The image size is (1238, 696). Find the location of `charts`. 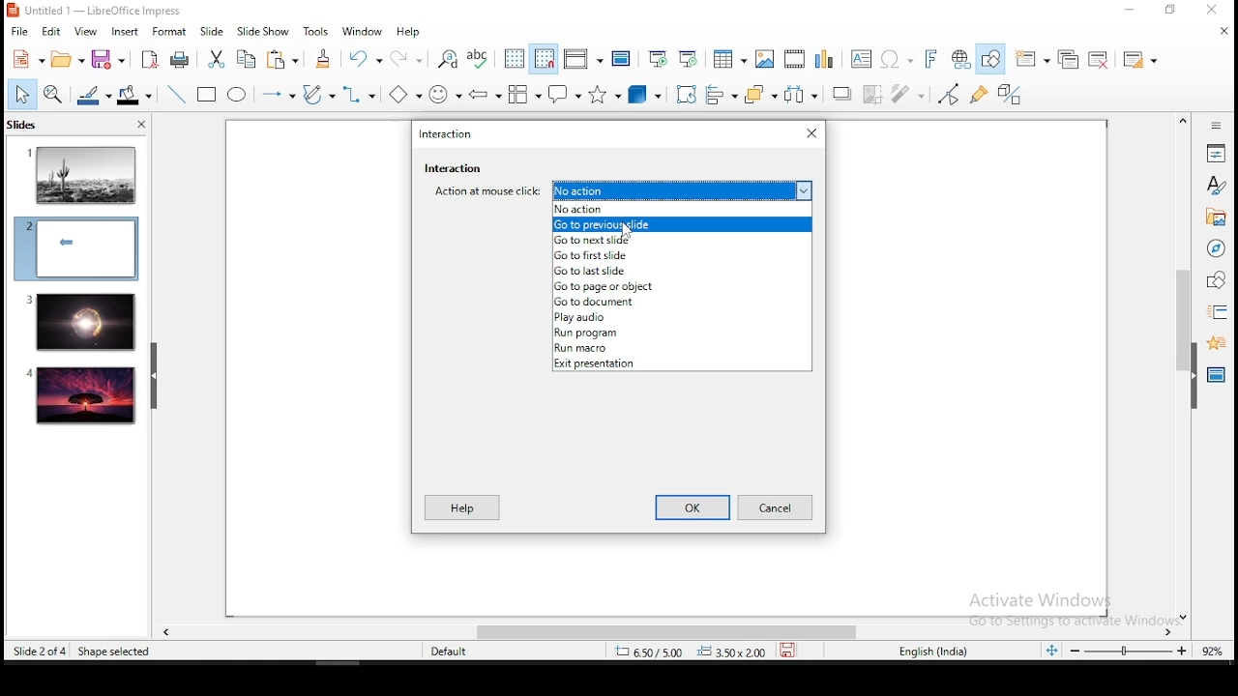

charts is located at coordinates (824, 59).